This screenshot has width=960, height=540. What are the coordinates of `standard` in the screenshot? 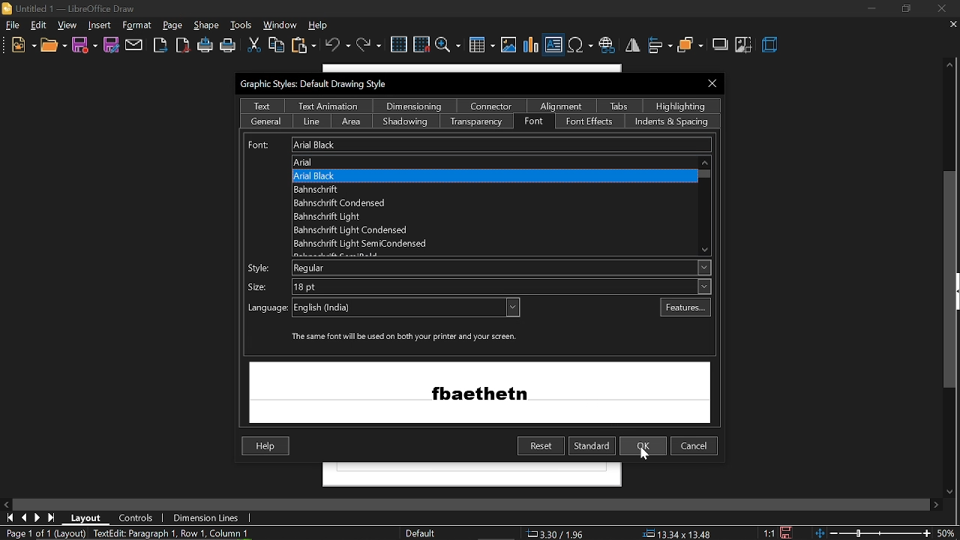 It's located at (592, 447).